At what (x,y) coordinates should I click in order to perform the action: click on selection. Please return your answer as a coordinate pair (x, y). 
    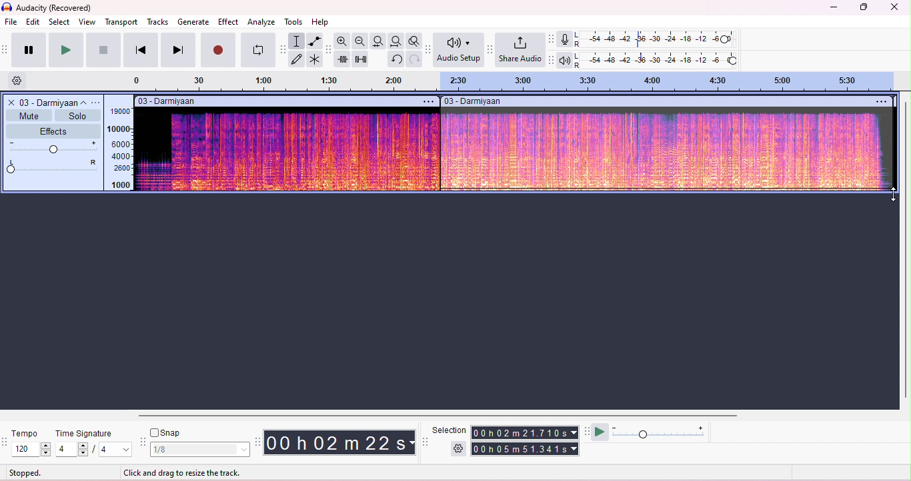
    Looking at the image, I should click on (449, 430).